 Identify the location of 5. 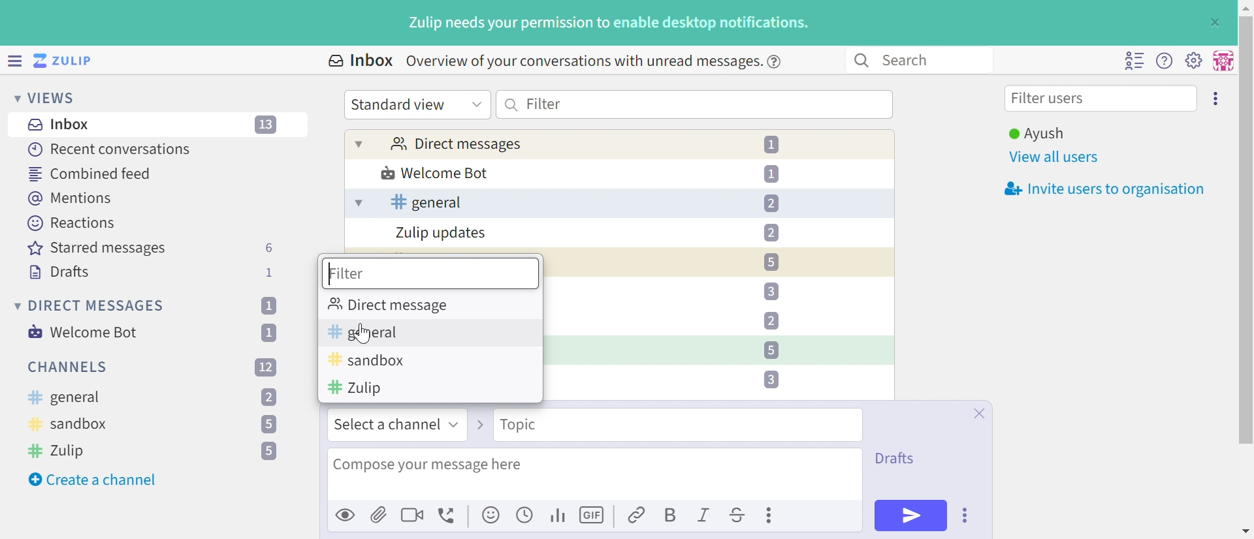
(771, 262).